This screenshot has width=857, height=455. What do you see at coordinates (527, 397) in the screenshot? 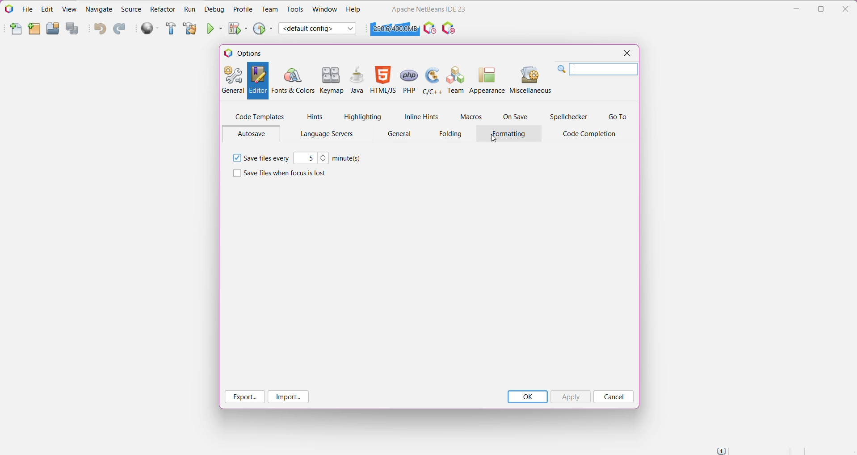
I see `OK` at bounding box center [527, 397].